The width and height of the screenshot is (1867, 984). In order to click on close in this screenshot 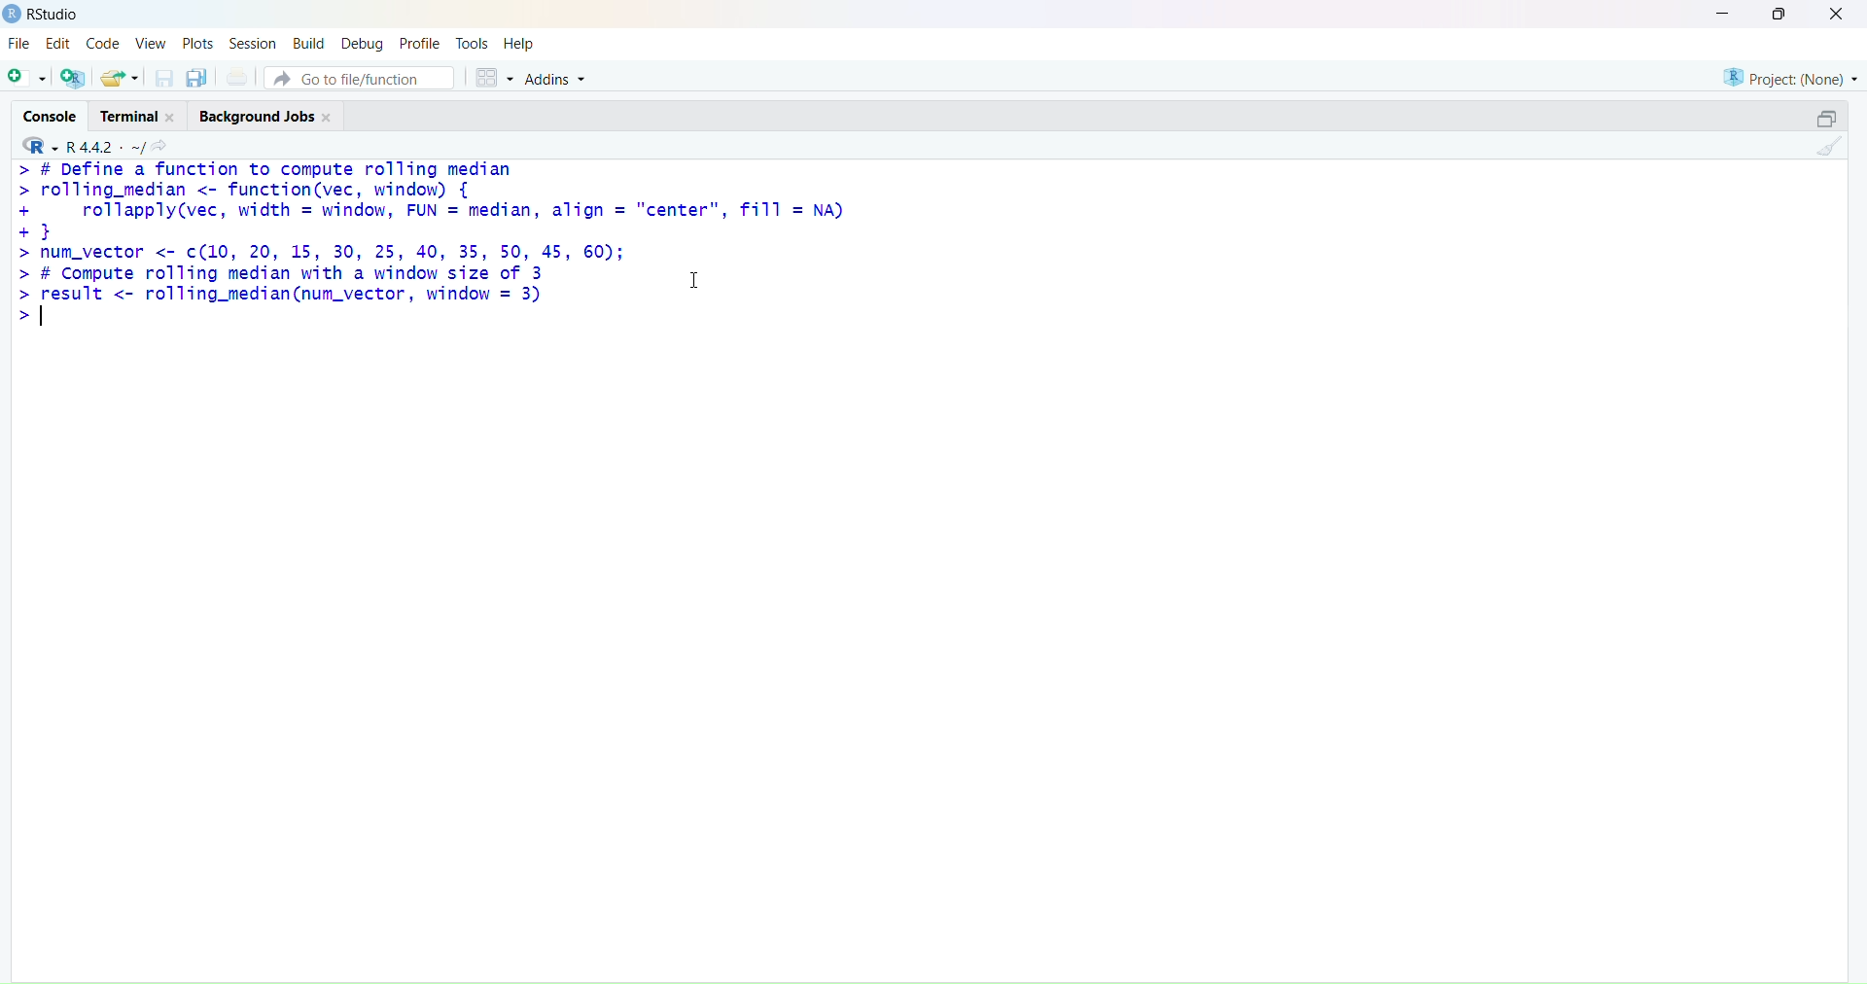, I will do `click(169, 118)`.